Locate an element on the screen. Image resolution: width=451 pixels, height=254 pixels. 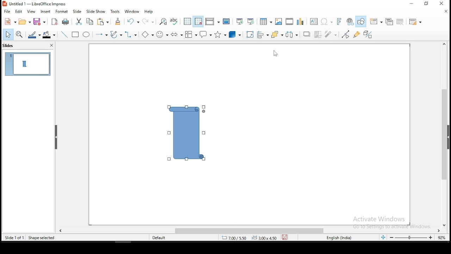
new slide is located at coordinates (377, 21).